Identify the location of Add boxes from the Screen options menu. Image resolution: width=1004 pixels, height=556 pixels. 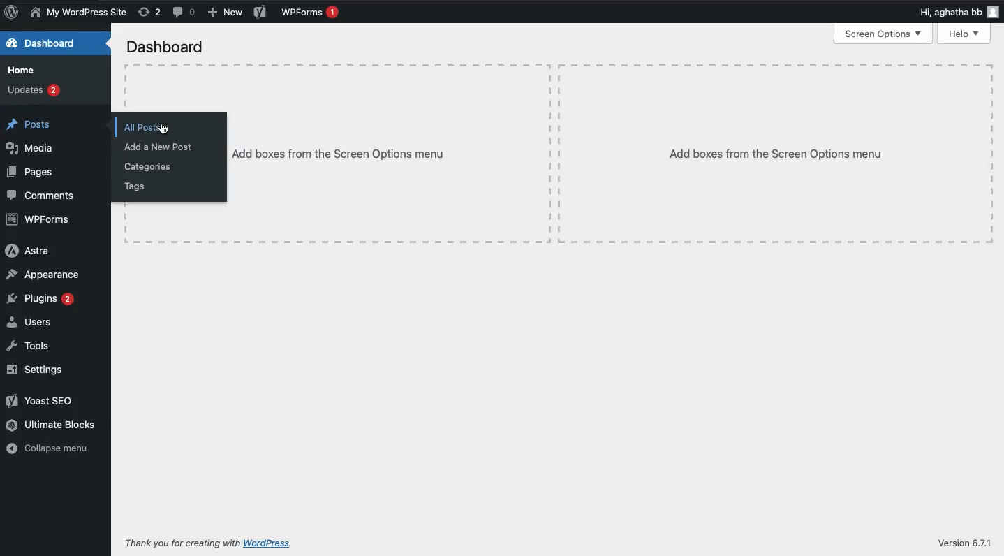
(337, 155).